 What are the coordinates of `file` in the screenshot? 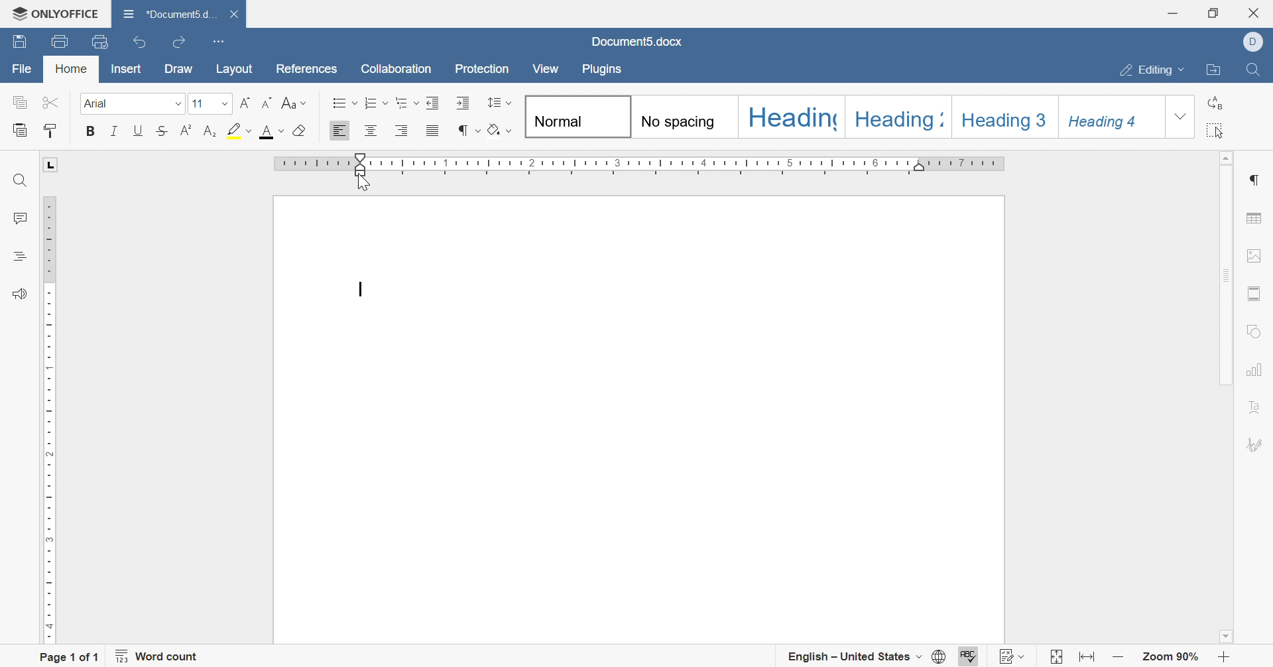 It's located at (24, 70).